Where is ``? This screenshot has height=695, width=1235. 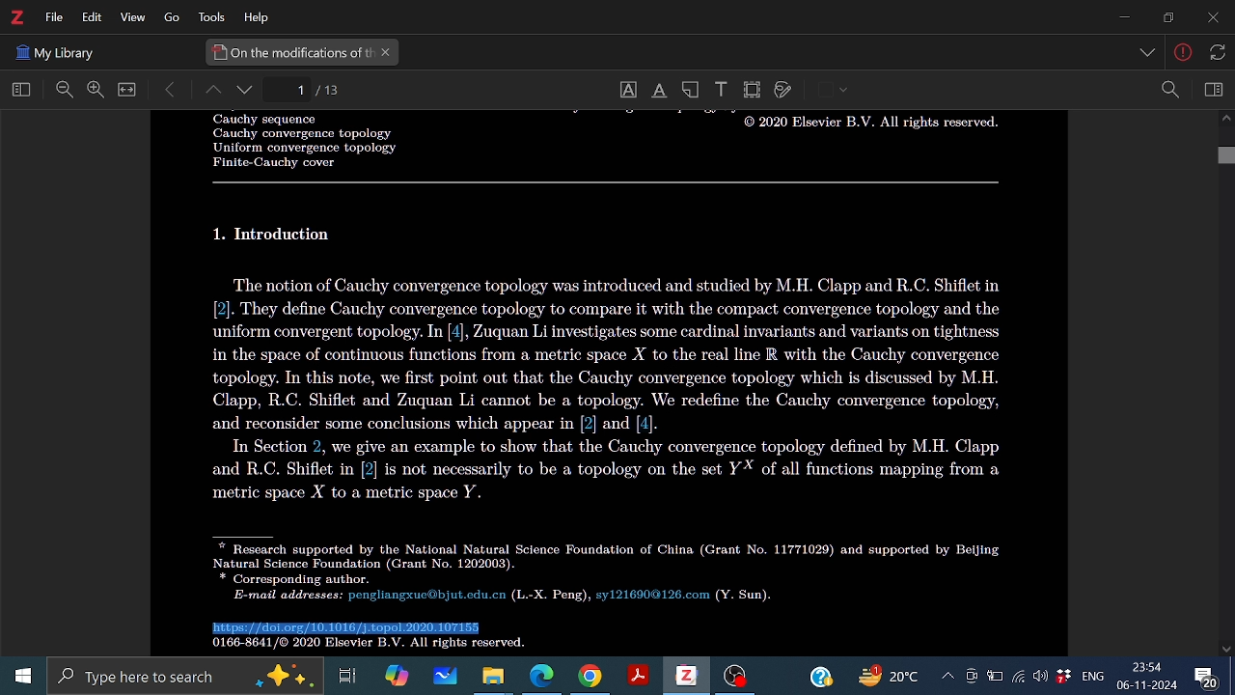  is located at coordinates (1149, 54).